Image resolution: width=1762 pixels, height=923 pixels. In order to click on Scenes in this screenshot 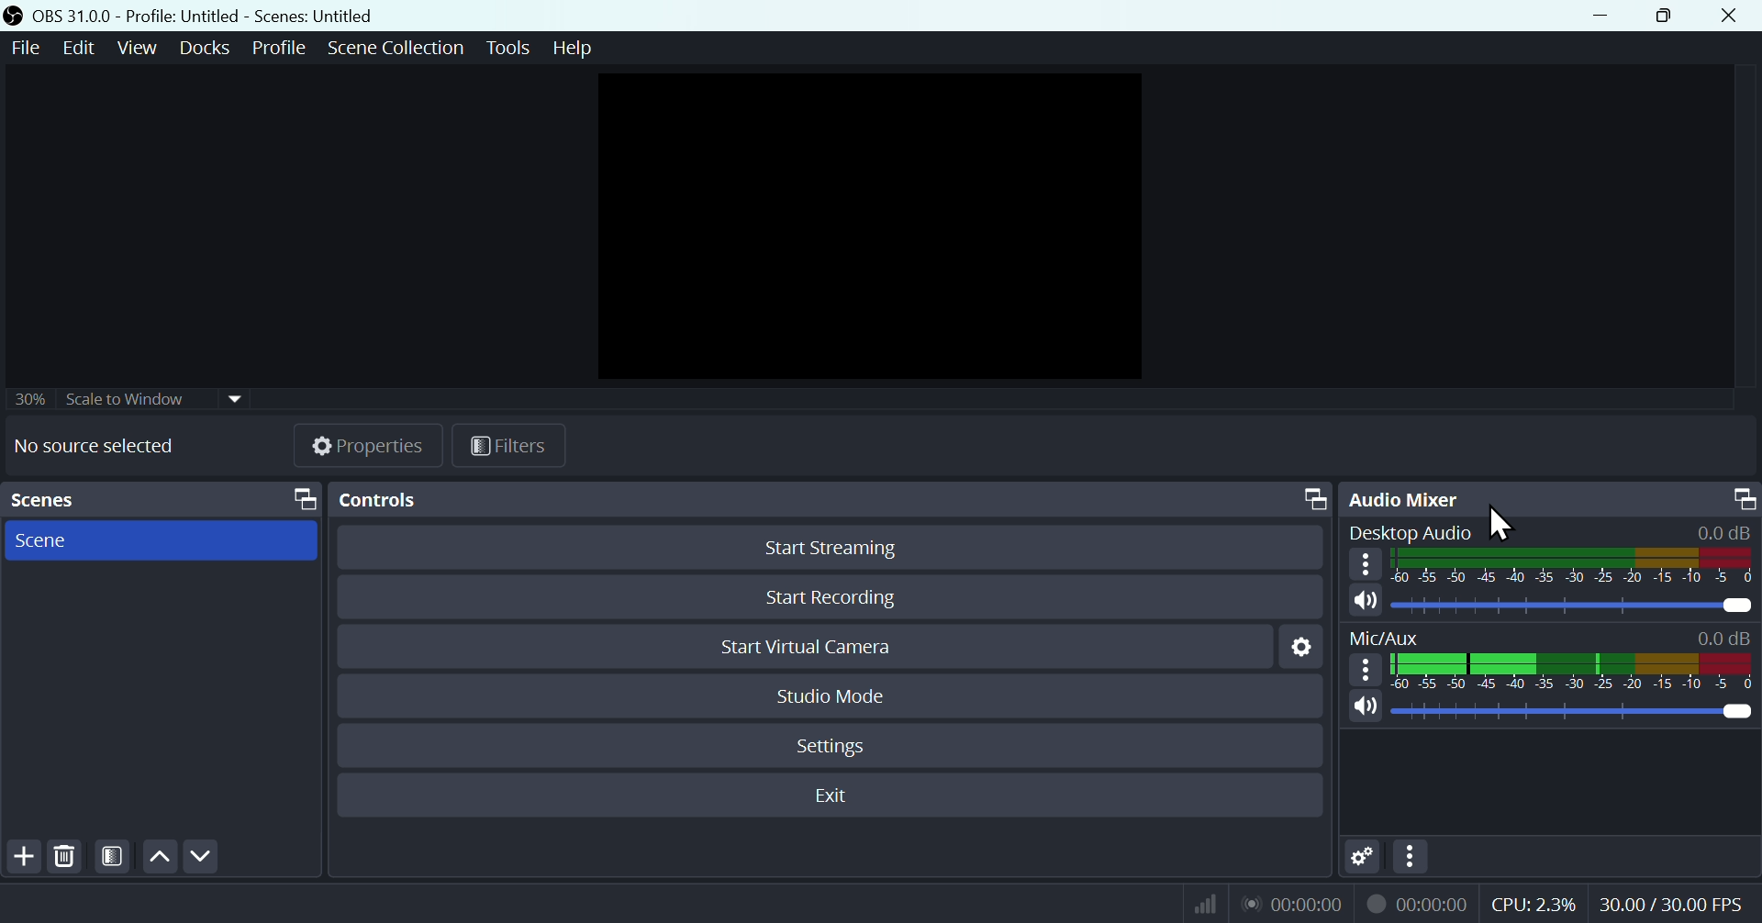, I will do `click(166, 498)`.